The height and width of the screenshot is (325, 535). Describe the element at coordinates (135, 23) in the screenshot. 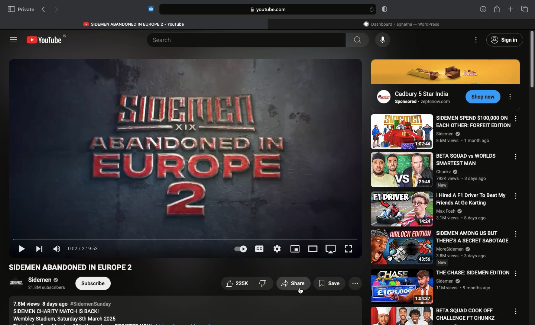

I see `Youtube` at that location.